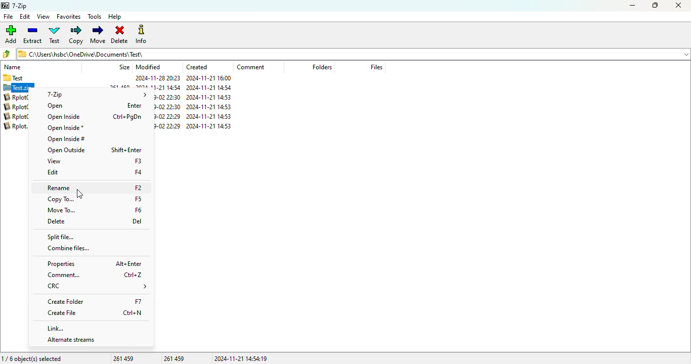 The height and width of the screenshot is (364, 691). I want to click on comment, so click(63, 275).